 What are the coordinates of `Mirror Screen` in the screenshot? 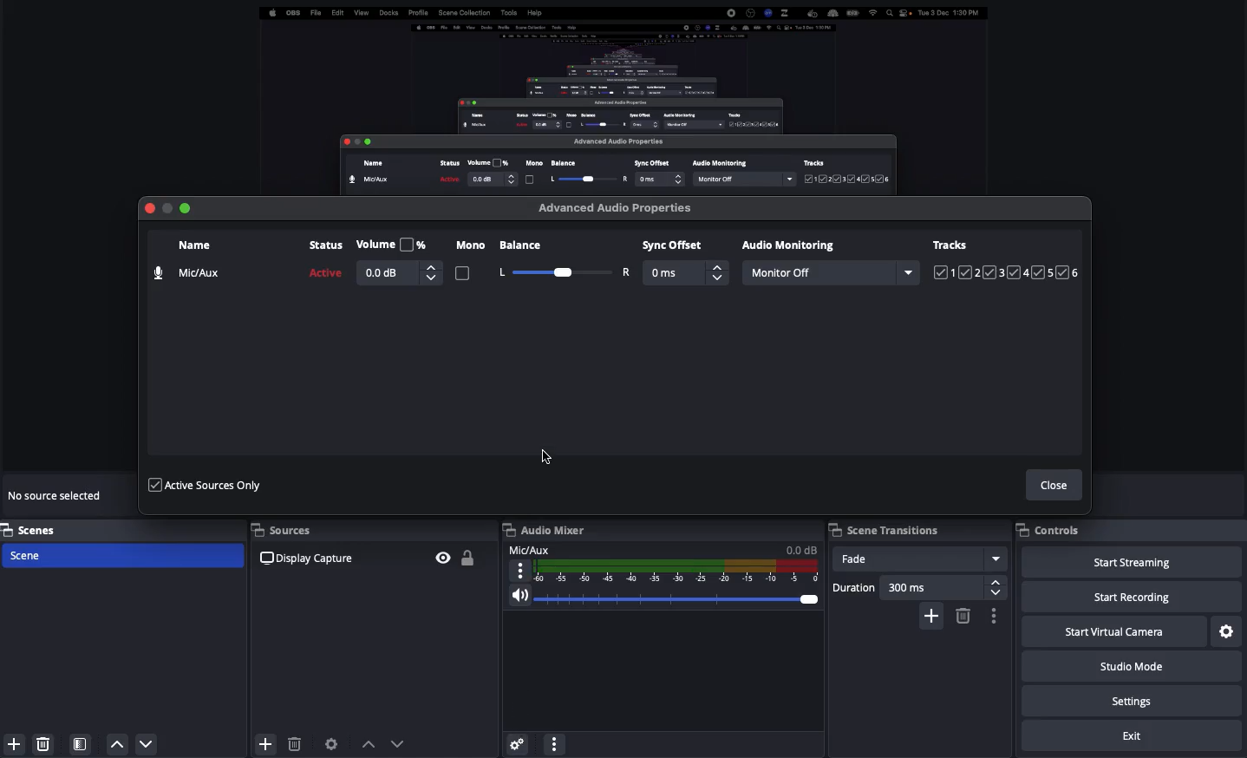 It's located at (623, 96).